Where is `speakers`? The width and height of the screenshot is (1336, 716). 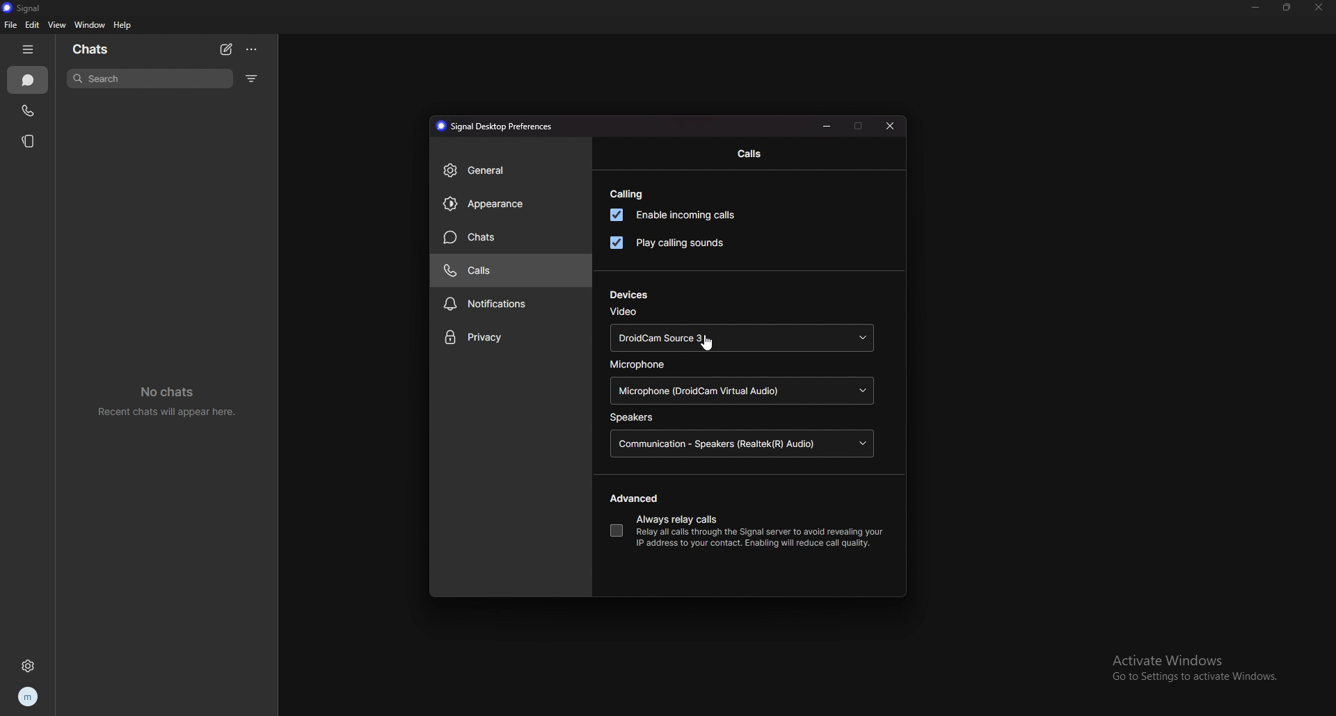 speakers is located at coordinates (633, 418).